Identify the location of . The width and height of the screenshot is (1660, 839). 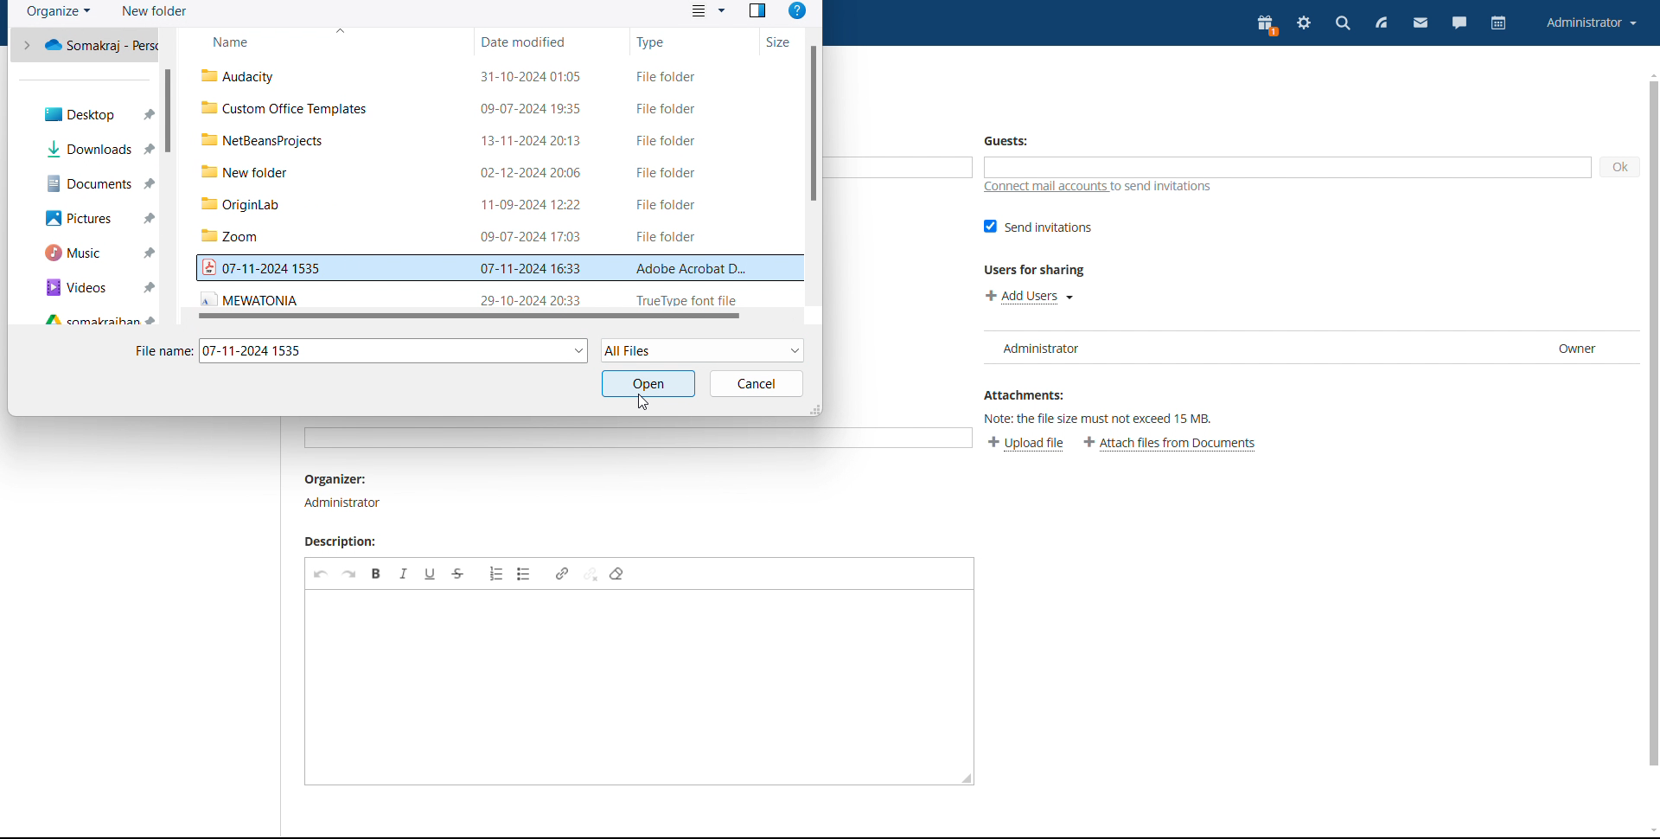
(496, 270).